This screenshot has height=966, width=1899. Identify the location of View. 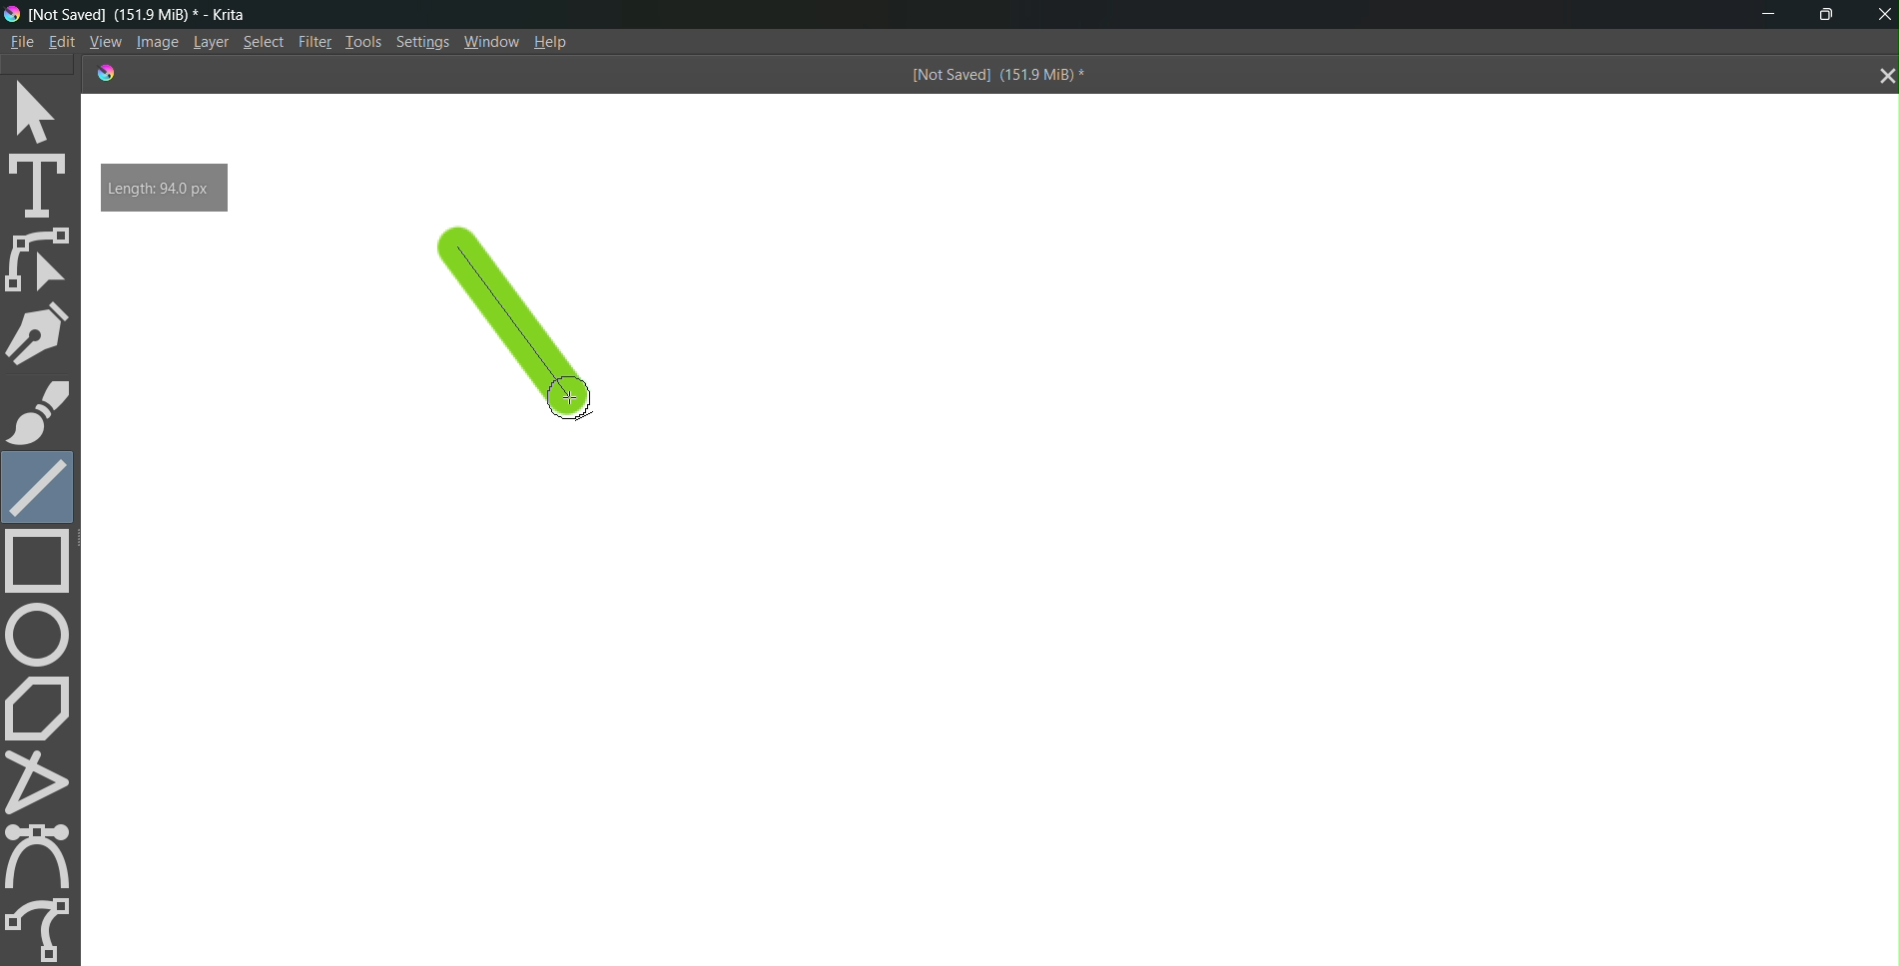
(103, 41).